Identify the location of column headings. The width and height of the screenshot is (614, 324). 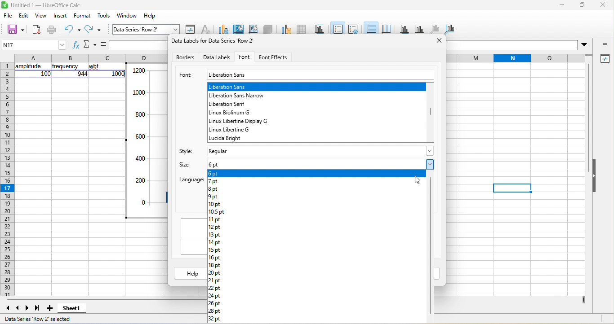
(89, 57).